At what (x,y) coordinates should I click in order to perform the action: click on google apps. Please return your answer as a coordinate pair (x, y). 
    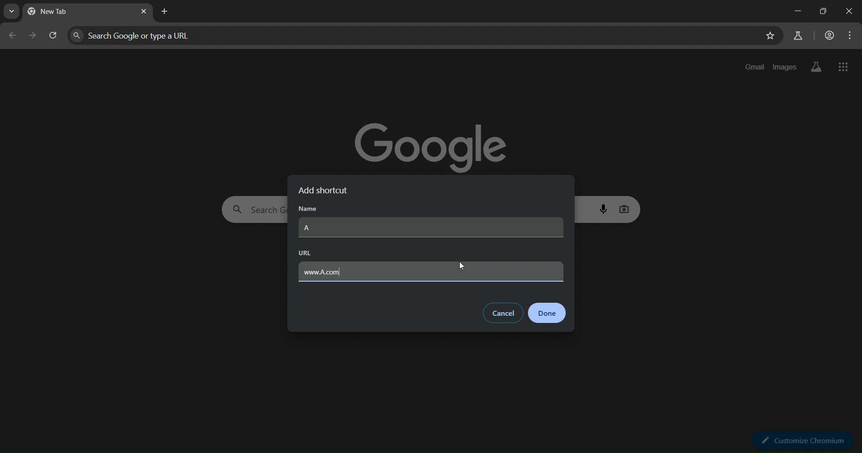
    Looking at the image, I should click on (844, 68).